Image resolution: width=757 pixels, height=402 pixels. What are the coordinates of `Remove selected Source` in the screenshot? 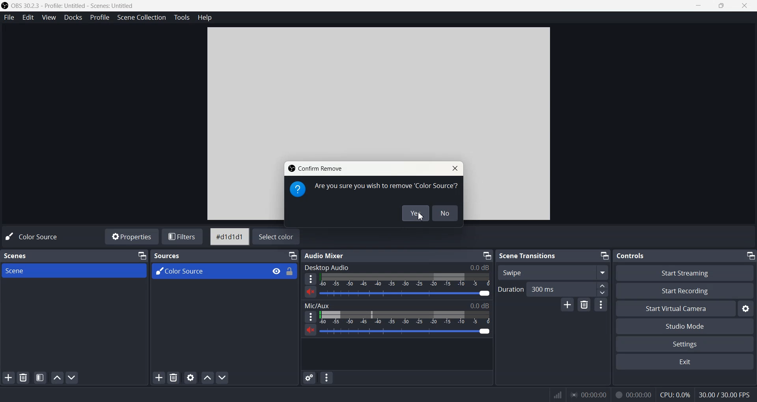 It's located at (174, 378).